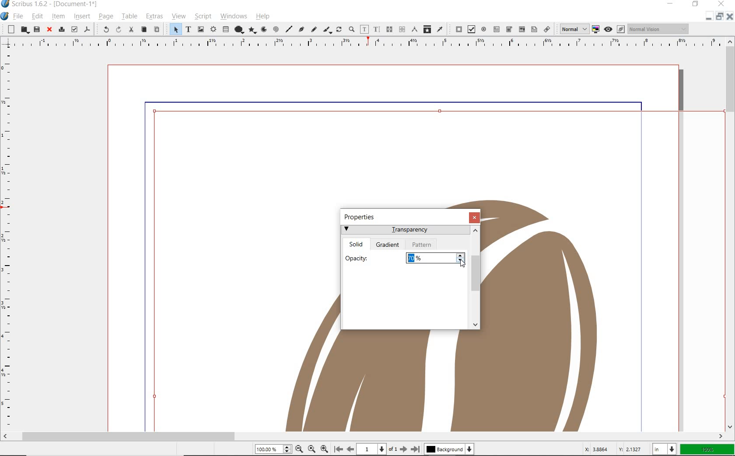  Describe the element at coordinates (263, 16) in the screenshot. I see `help` at that location.